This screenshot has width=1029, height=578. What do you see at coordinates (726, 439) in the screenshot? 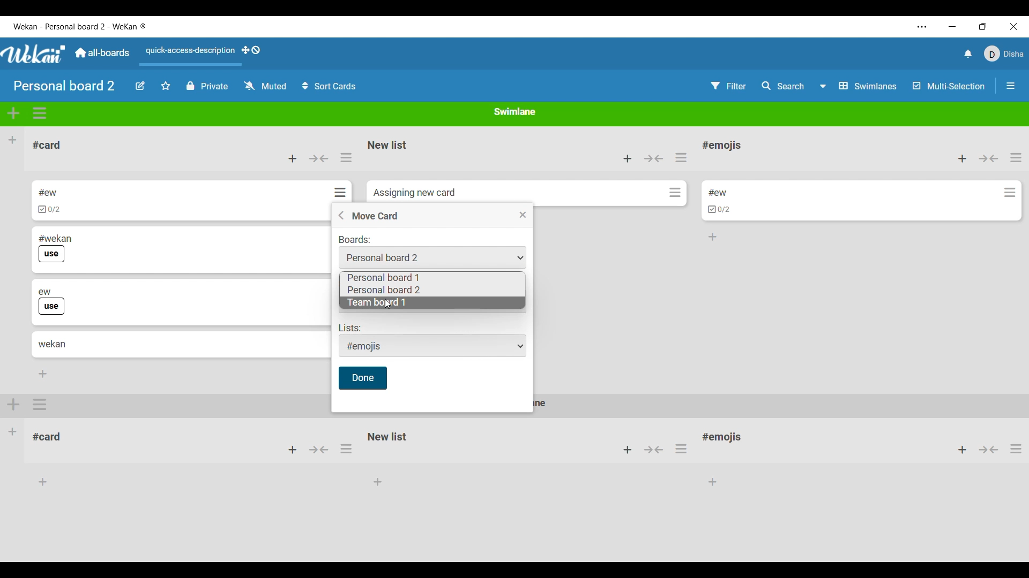
I see `#emojis` at bounding box center [726, 439].